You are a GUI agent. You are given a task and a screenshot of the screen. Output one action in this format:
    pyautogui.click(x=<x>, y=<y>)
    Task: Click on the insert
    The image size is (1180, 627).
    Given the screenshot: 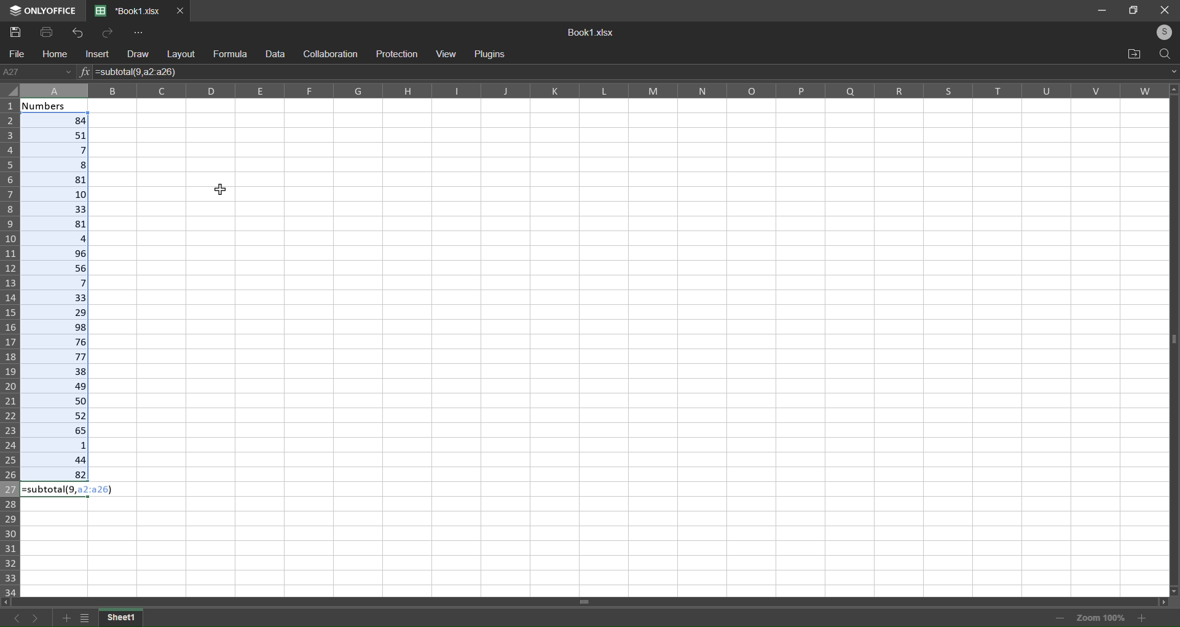 What is the action you would take?
    pyautogui.click(x=95, y=55)
    